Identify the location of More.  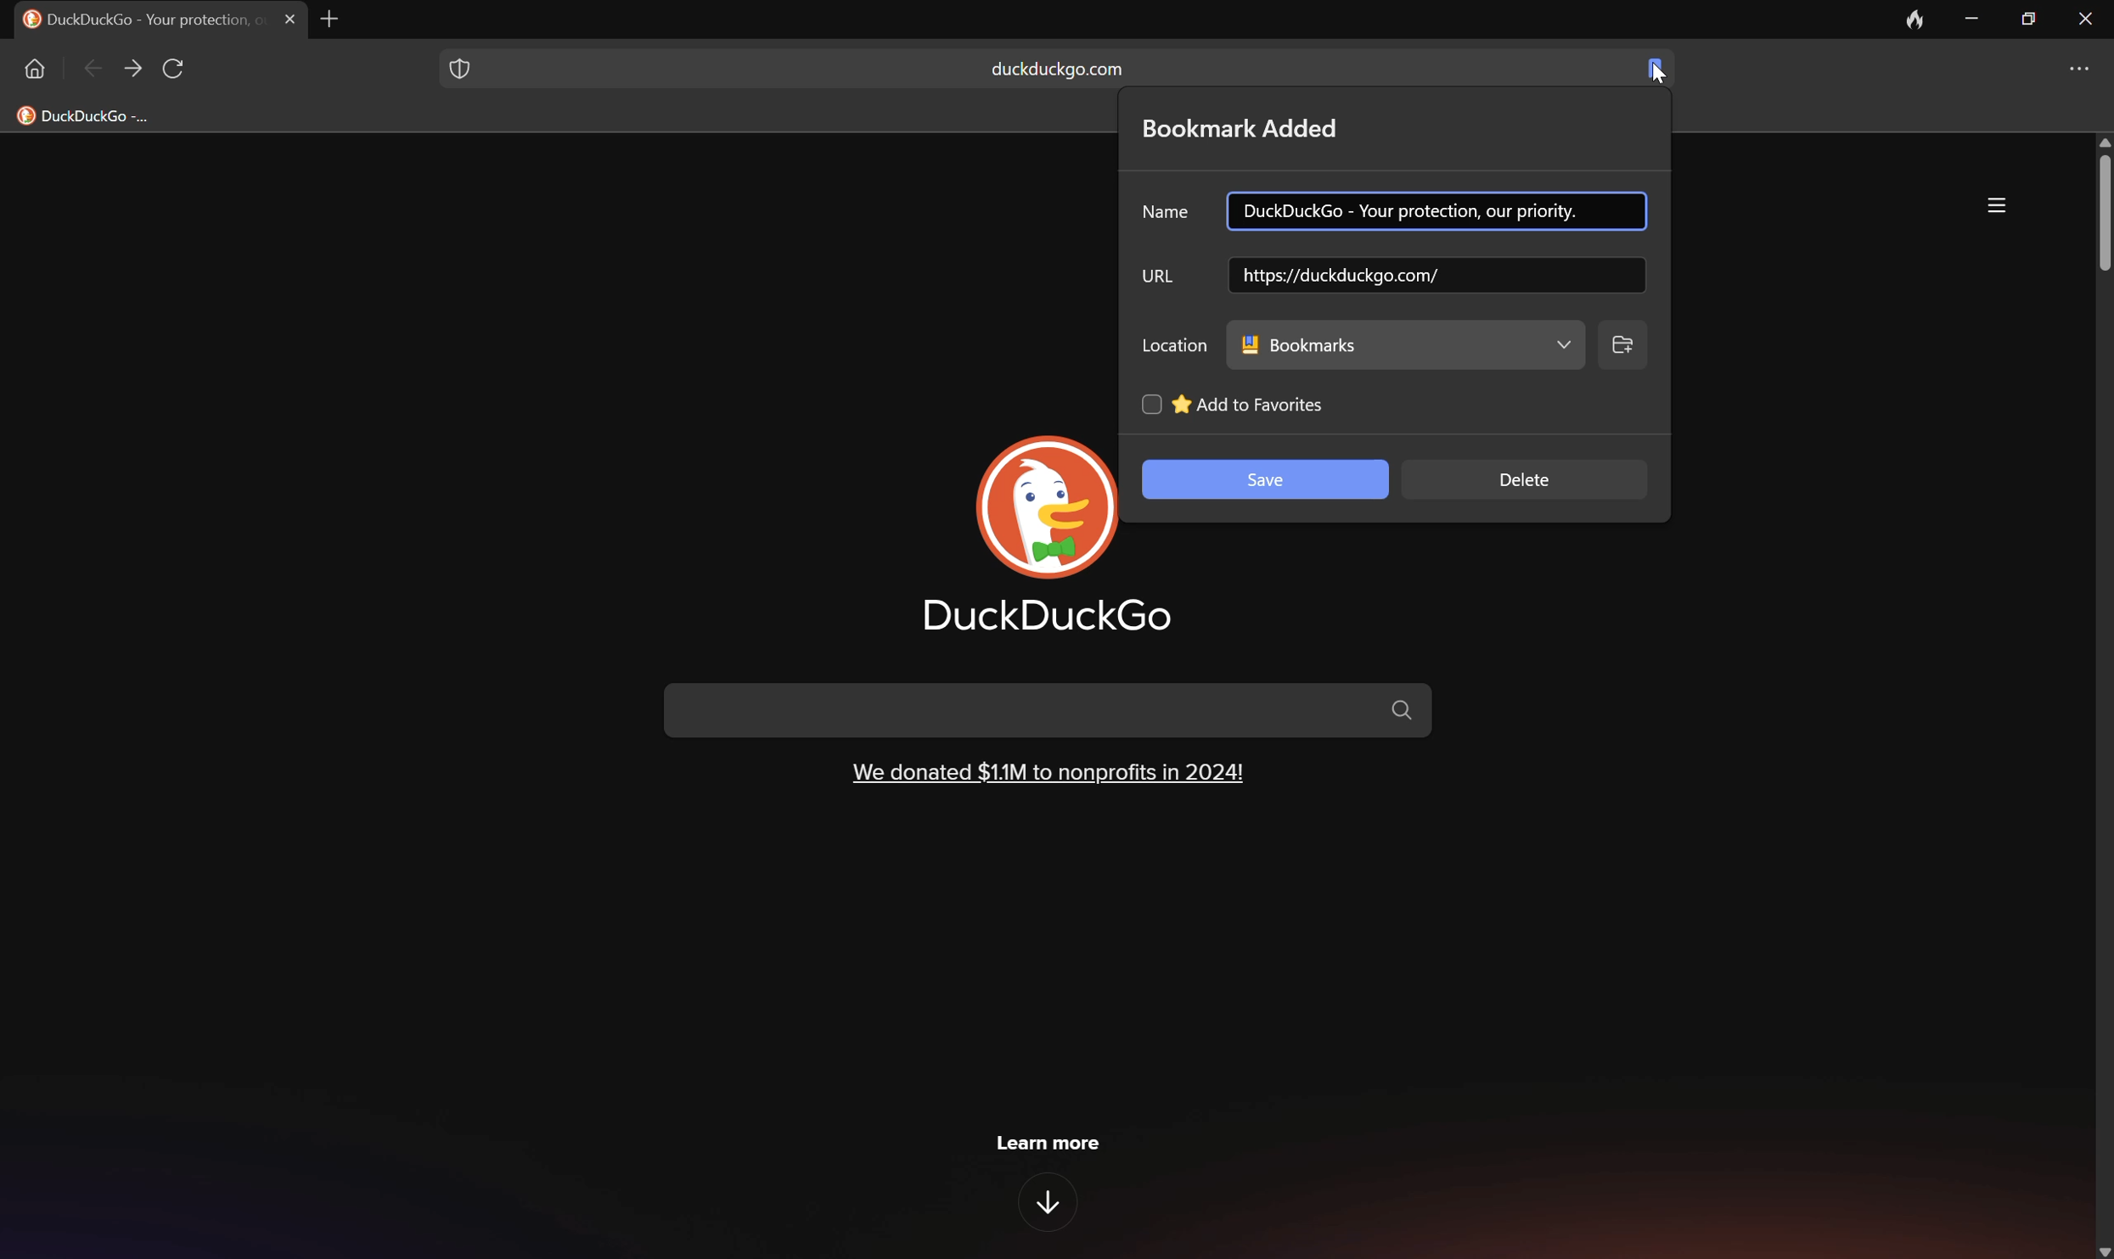
(1998, 205).